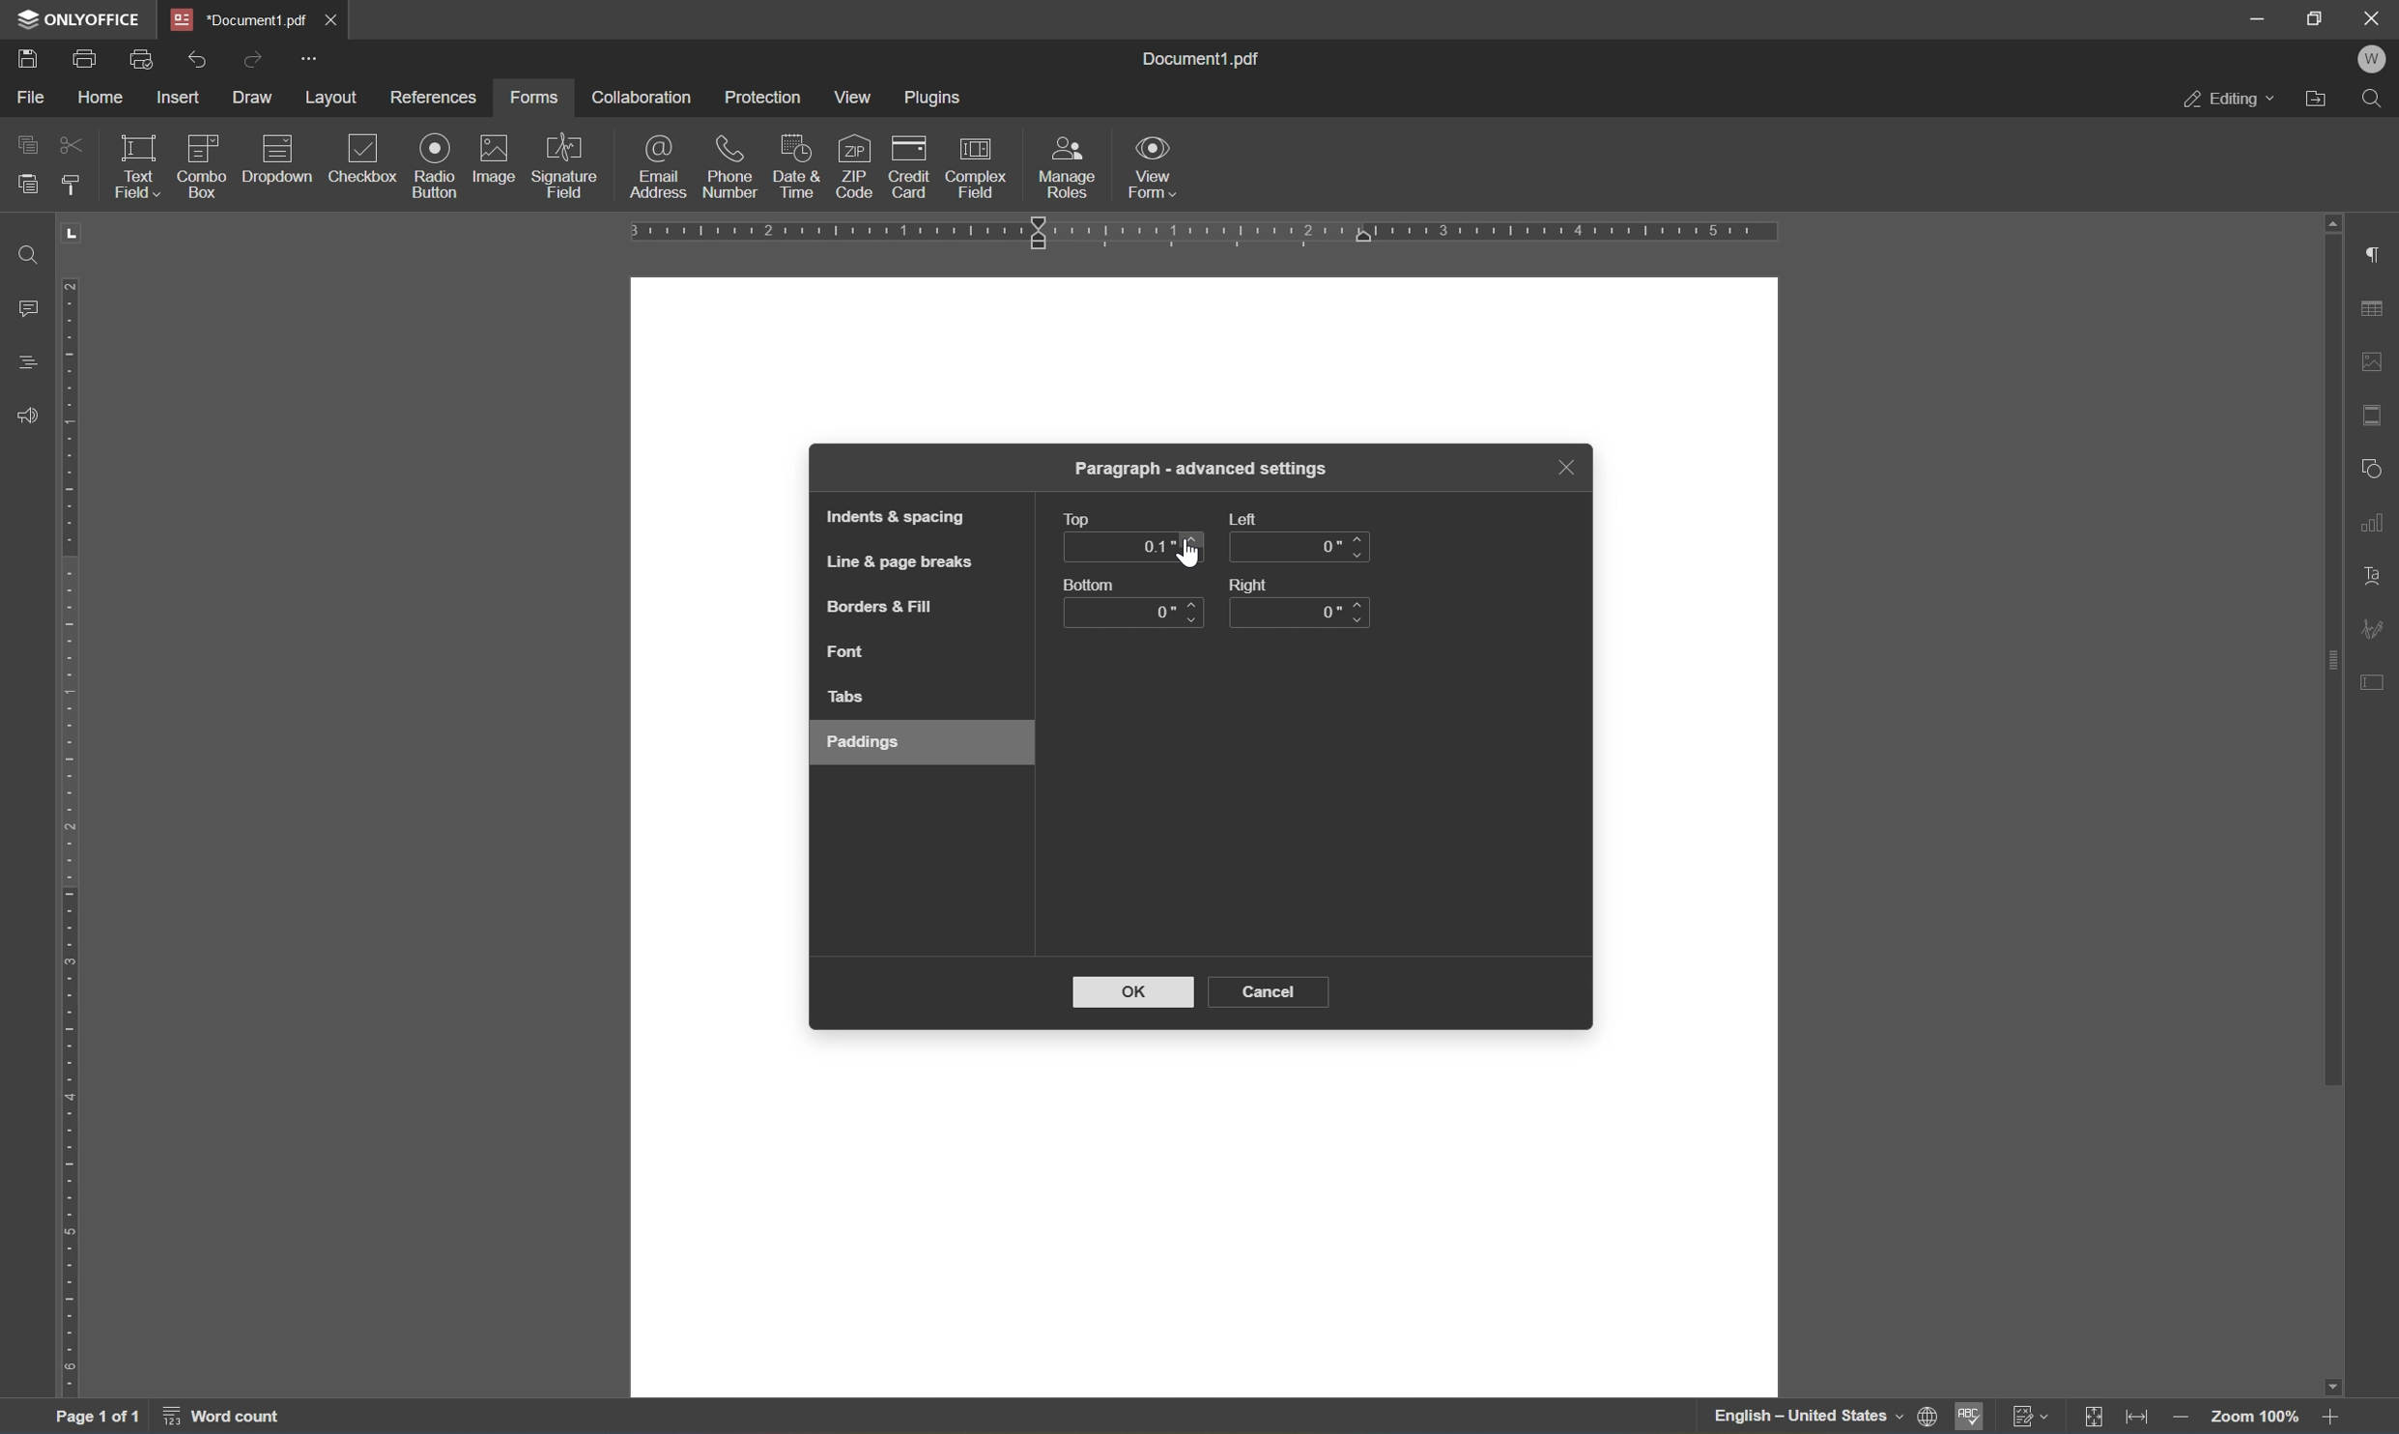 The width and height of the screenshot is (2399, 1434). What do you see at coordinates (280, 159) in the screenshot?
I see `dropdown` at bounding box center [280, 159].